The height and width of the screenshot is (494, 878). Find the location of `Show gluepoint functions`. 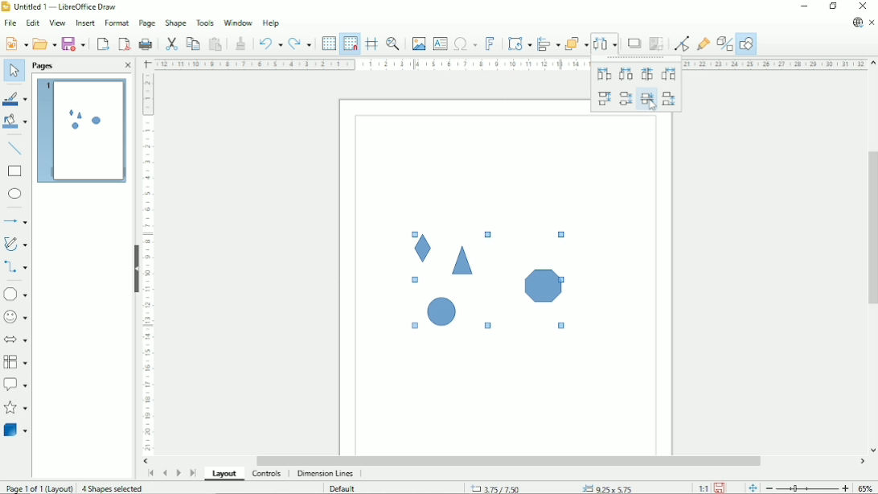

Show gluepoint functions is located at coordinates (703, 42).